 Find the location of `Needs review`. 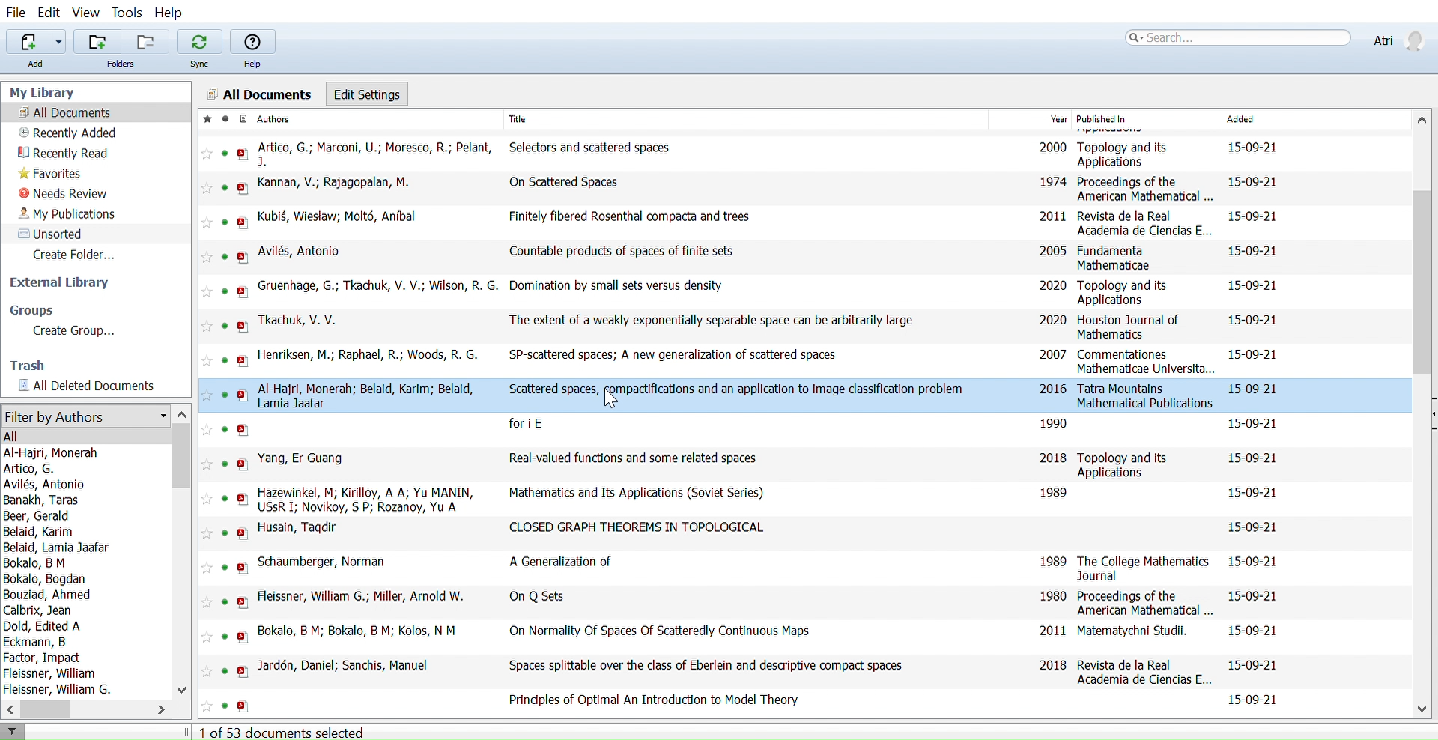

Needs review is located at coordinates (69, 192).